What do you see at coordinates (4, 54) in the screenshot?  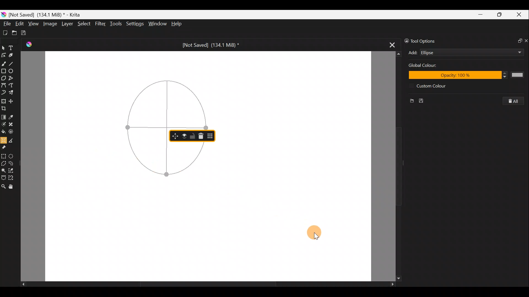 I see `Edit shapes tool` at bounding box center [4, 54].